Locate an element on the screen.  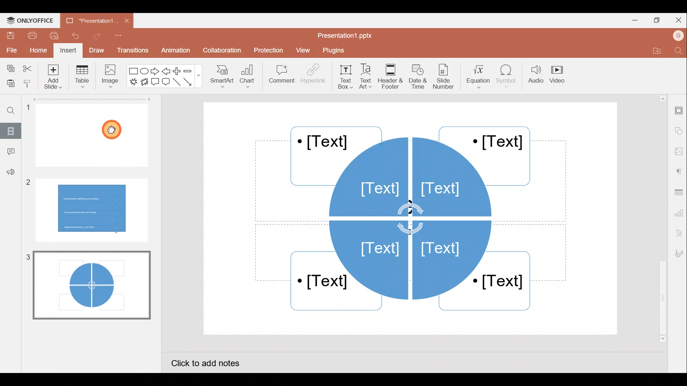
Ellipse is located at coordinates (144, 72).